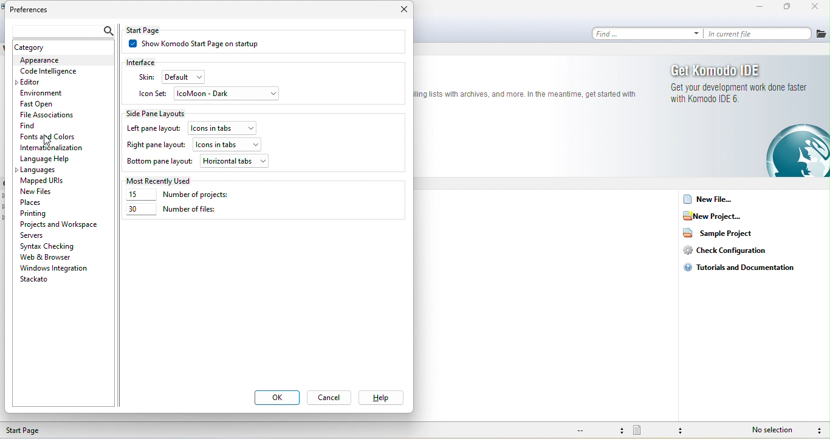 Image resolution: width=830 pixels, height=439 pixels. What do you see at coordinates (723, 235) in the screenshot?
I see `sample project` at bounding box center [723, 235].